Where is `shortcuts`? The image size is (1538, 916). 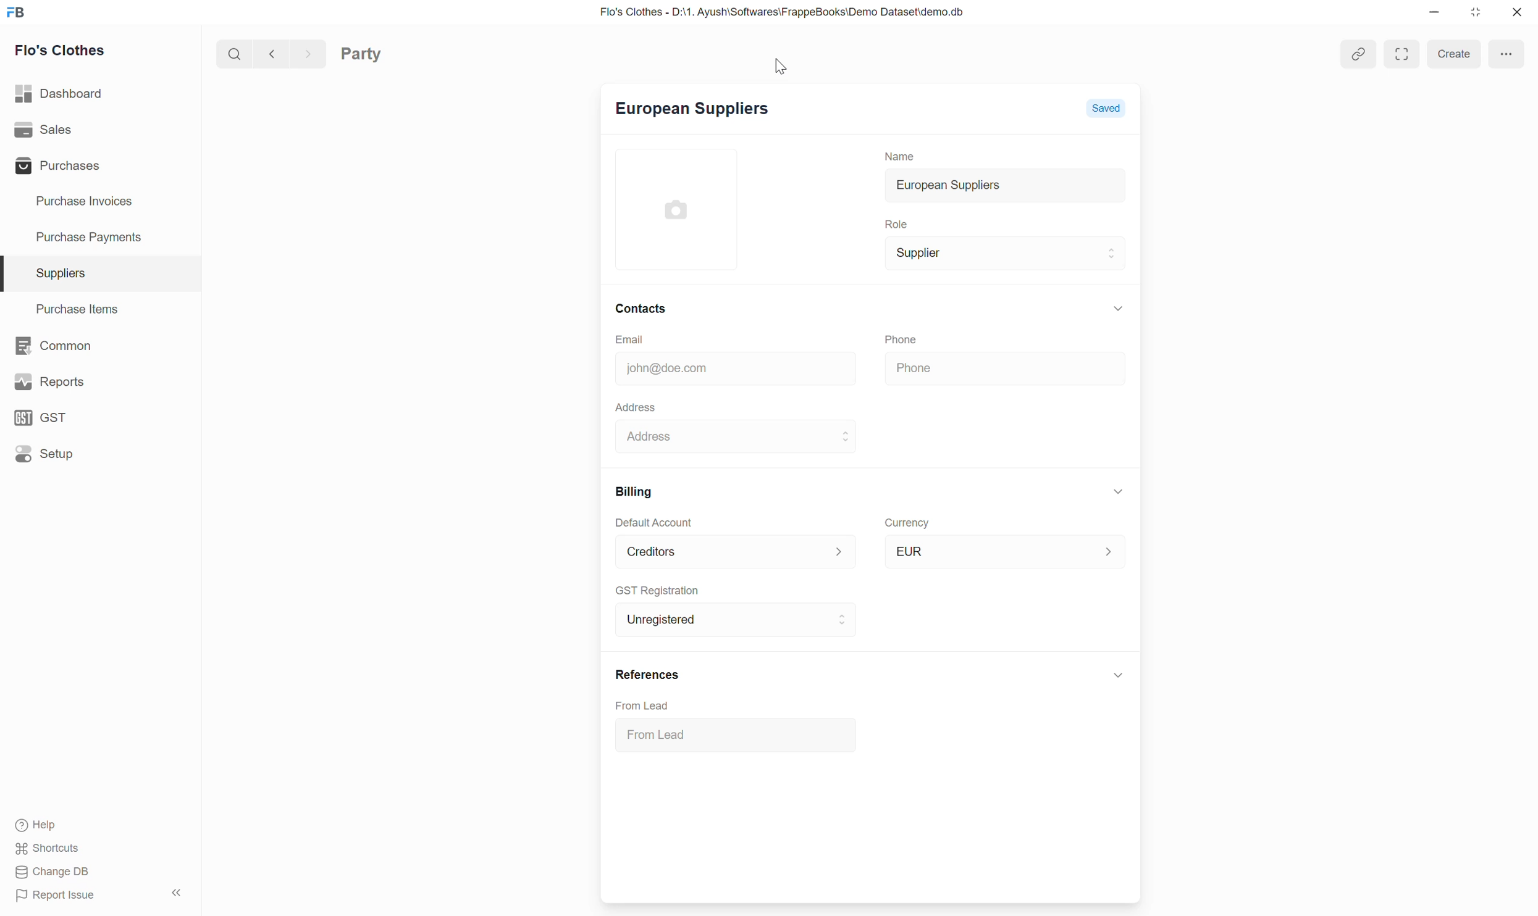 shortcuts is located at coordinates (46, 850).